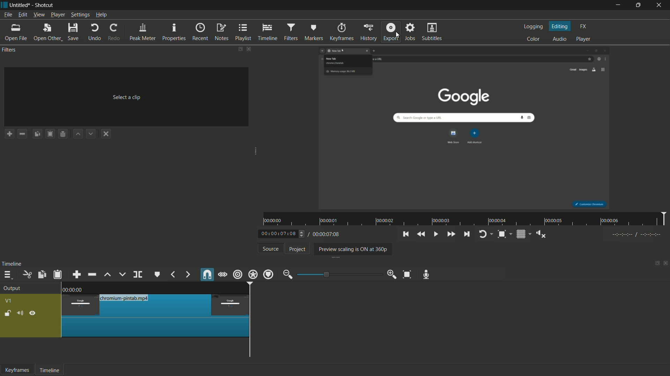  Describe the element at coordinates (451, 234) in the screenshot. I see `quickly play forward` at that location.